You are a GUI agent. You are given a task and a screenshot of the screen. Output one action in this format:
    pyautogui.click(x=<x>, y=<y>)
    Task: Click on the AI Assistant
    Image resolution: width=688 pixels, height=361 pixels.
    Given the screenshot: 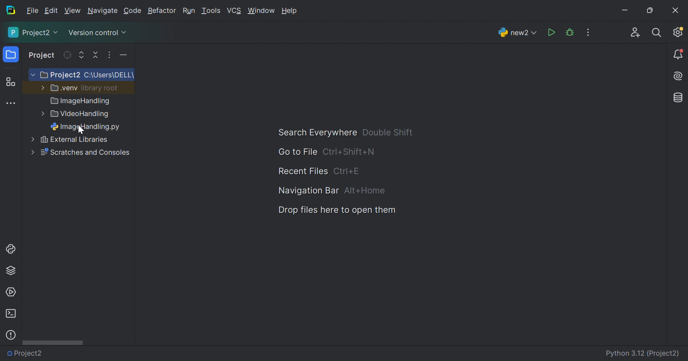 What is the action you would take?
    pyautogui.click(x=679, y=76)
    